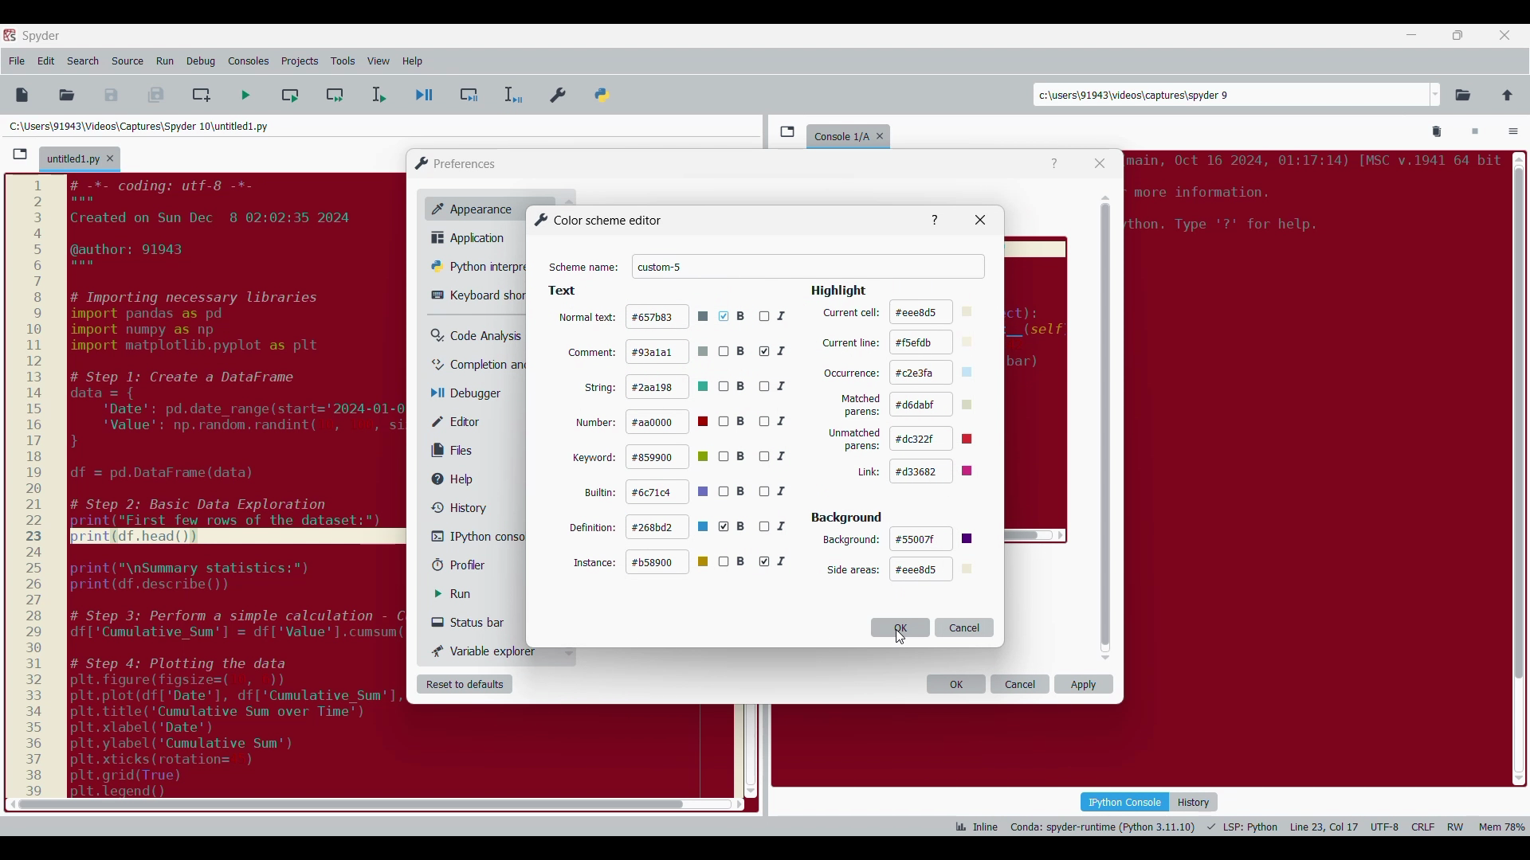 Image resolution: width=1530 pixels, height=860 pixels. What do you see at coordinates (776, 526) in the screenshot?
I see `I` at bounding box center [776, 526].